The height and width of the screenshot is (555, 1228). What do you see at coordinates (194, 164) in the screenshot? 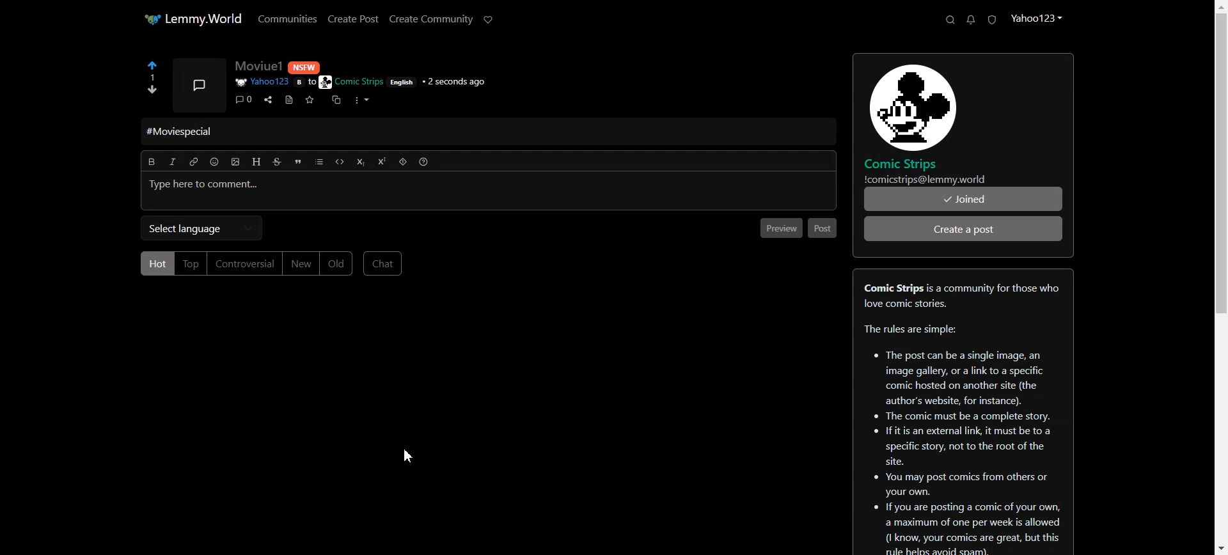
I see `Hyperlink` at bounding box center [194, 164].